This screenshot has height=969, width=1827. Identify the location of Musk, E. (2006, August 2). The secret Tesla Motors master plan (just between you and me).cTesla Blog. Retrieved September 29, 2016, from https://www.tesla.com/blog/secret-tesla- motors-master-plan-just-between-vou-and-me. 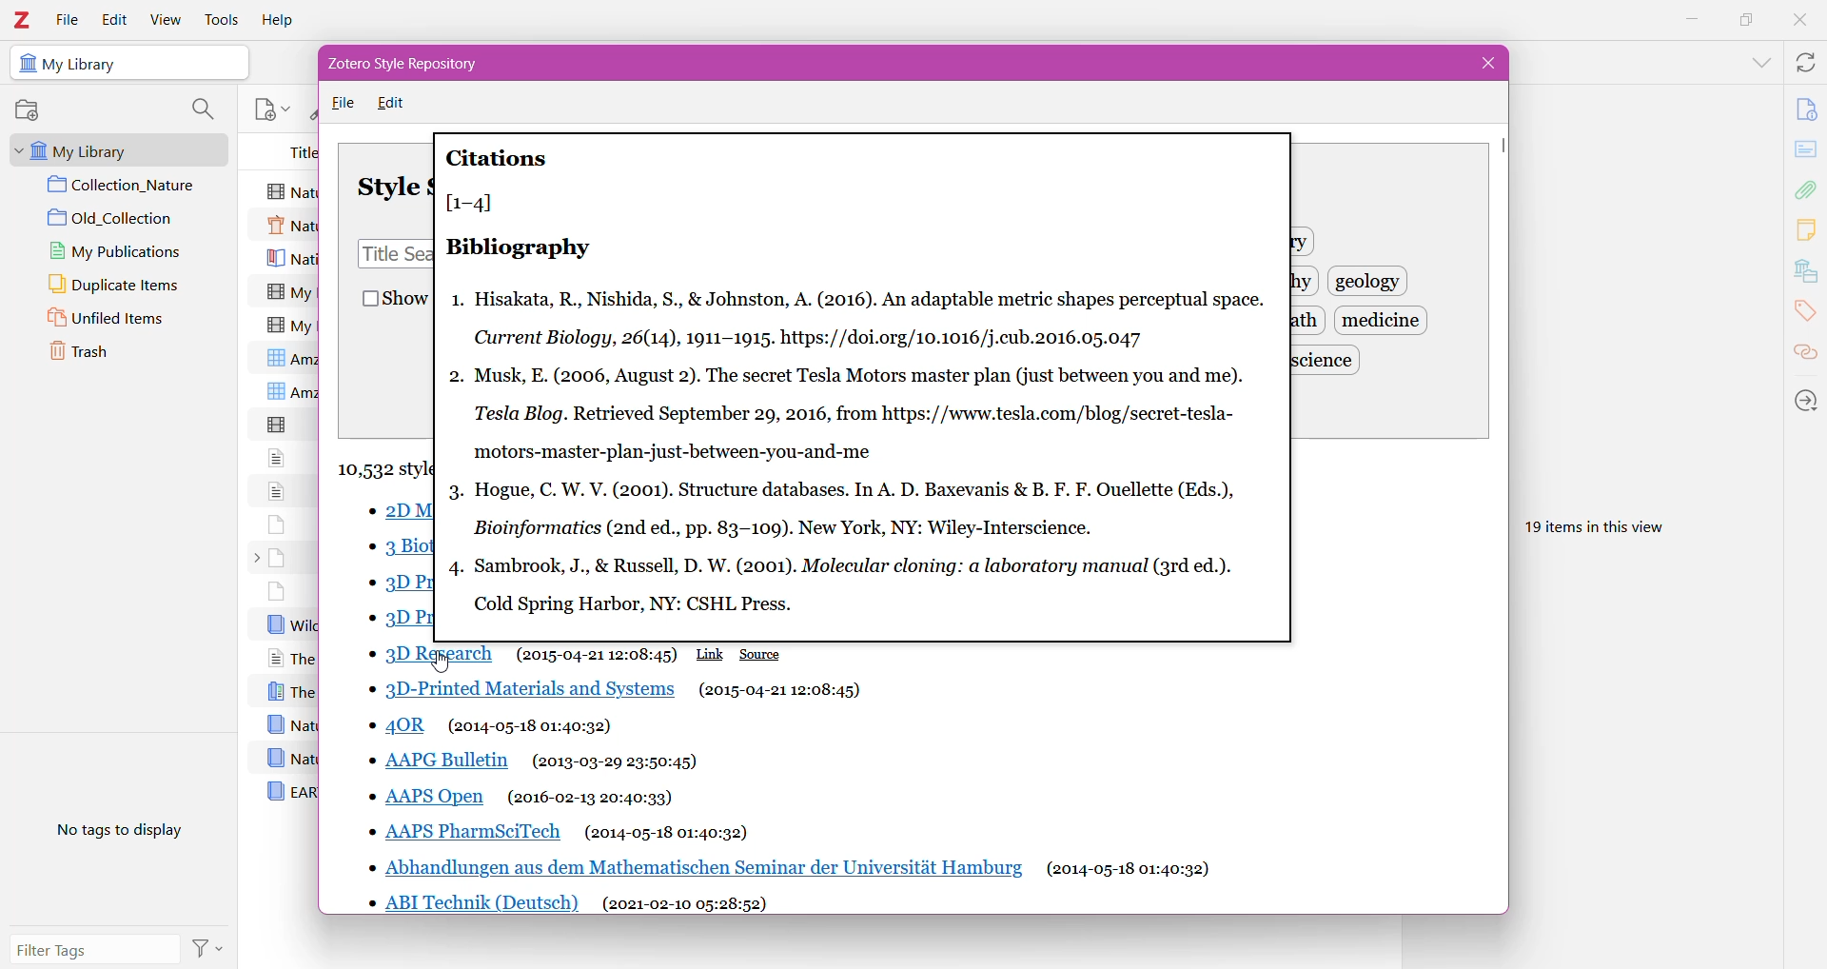
(860, 412).